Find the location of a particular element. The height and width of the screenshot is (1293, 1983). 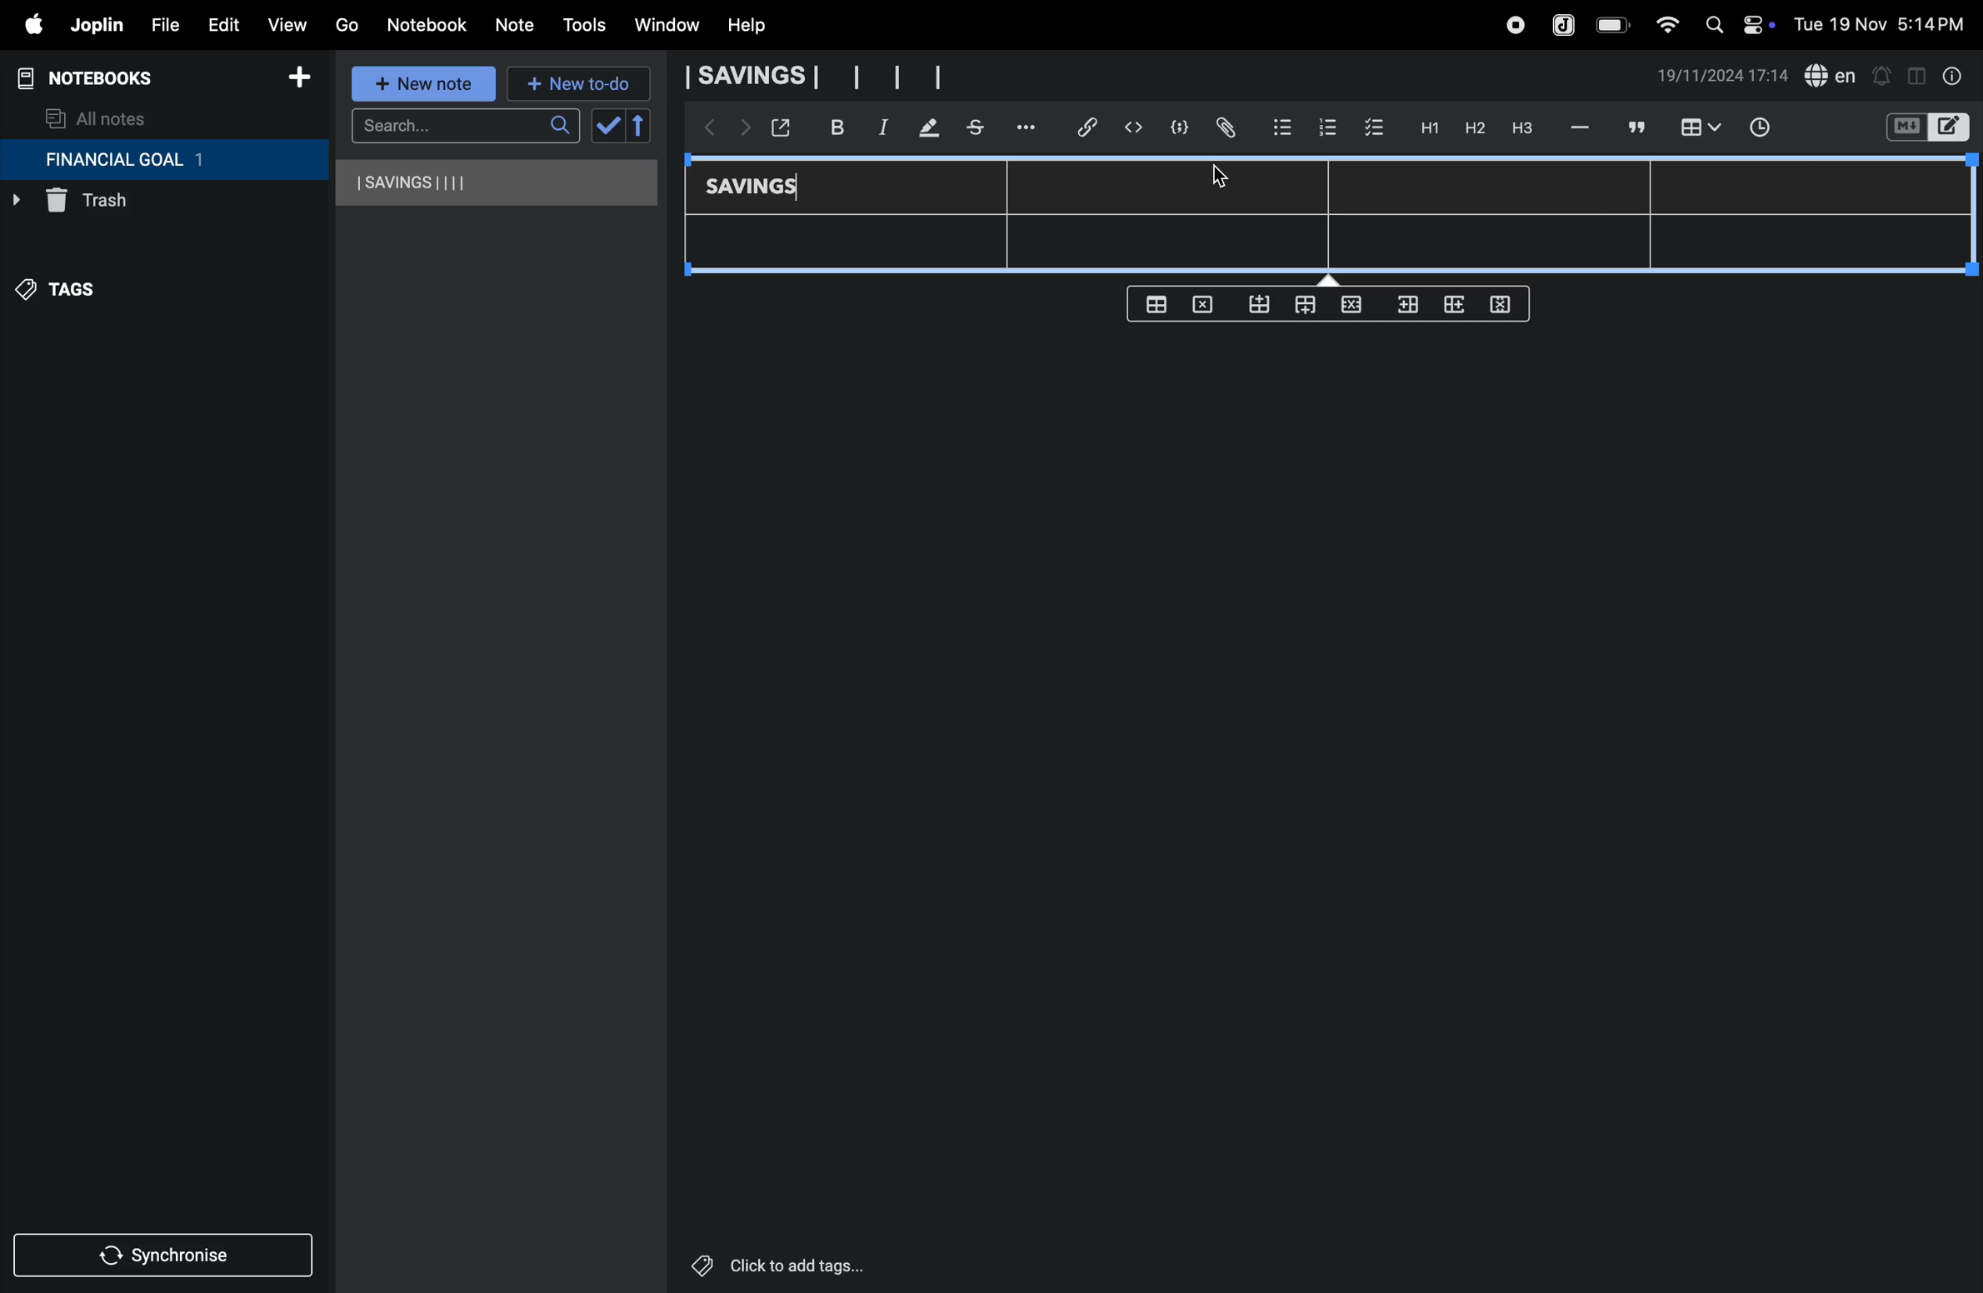

insert code is located at coordinates (1135, 127).